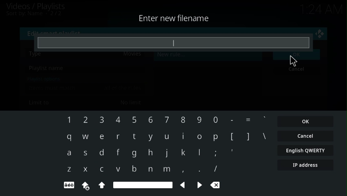 Image resolution: width=347 pixels, height=196 pixels. Describe the element at coordinates (264, 119) in the screenshot. I see ``` at that location.